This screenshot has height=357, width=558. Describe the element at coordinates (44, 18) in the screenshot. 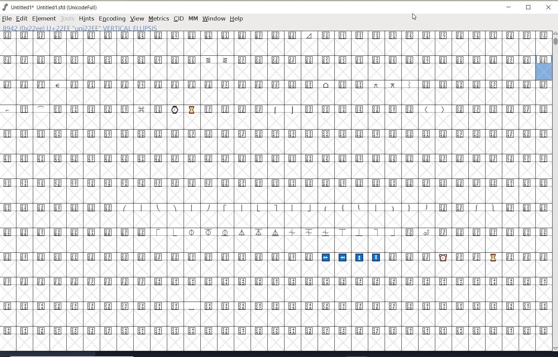

I see `ELEMENT` at that location.